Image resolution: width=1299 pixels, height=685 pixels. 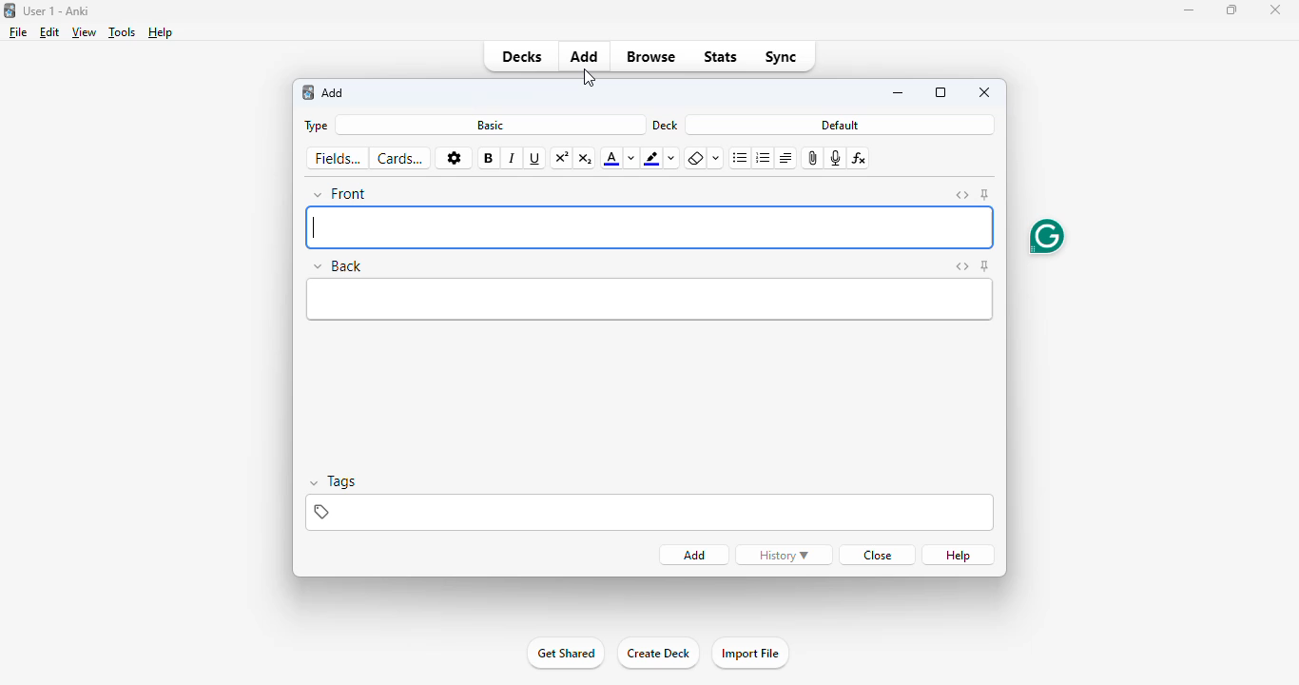 What do you see at coordinates (339, 159) in the screenshot?
I see `fields` at bounding box center [339, 159].